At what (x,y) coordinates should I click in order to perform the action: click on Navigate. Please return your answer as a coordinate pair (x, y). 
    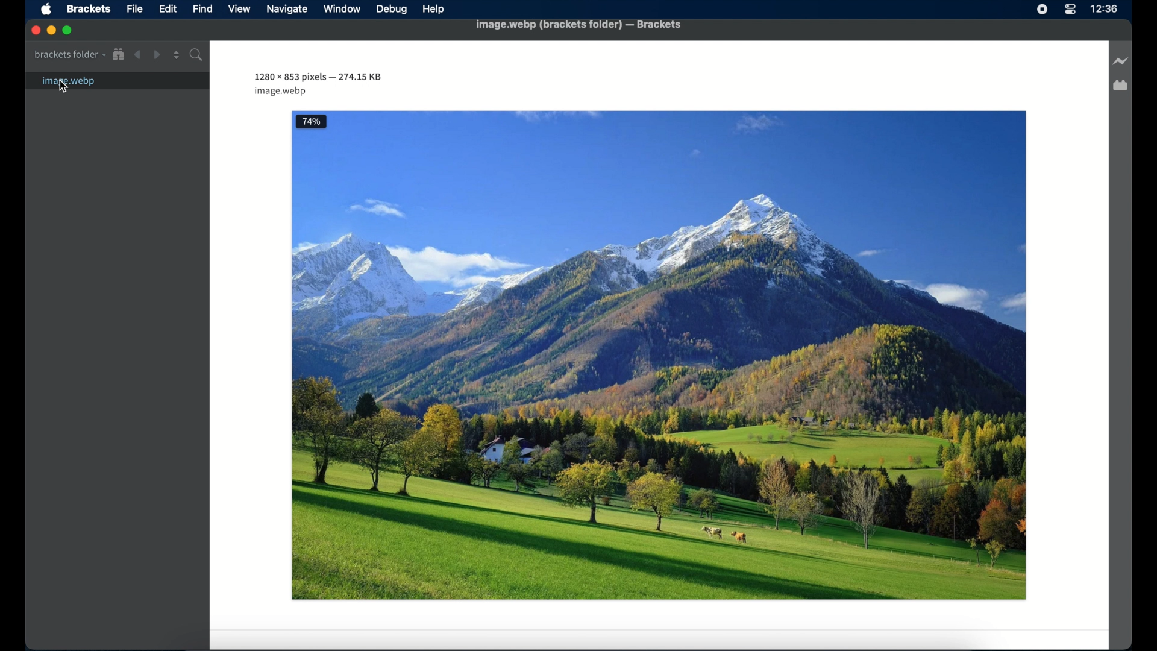
    Looking at the image, I should click on (289, 11).